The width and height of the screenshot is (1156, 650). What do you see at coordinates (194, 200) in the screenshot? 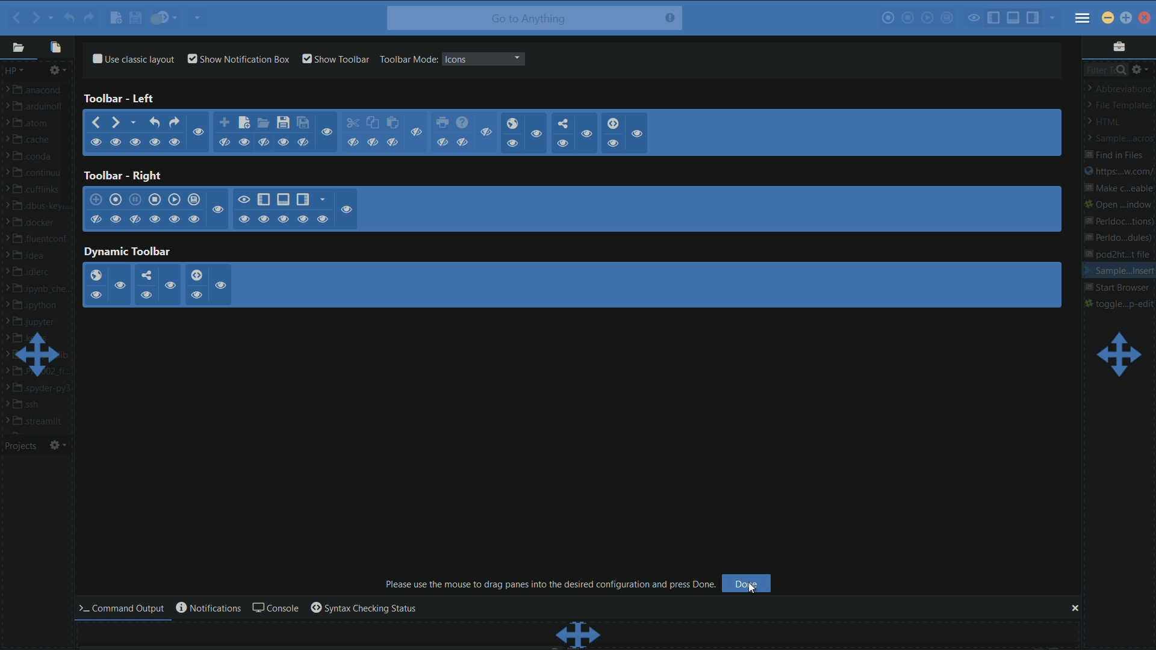
I see `save macro to toolbox` at bounding box center [194, 200].